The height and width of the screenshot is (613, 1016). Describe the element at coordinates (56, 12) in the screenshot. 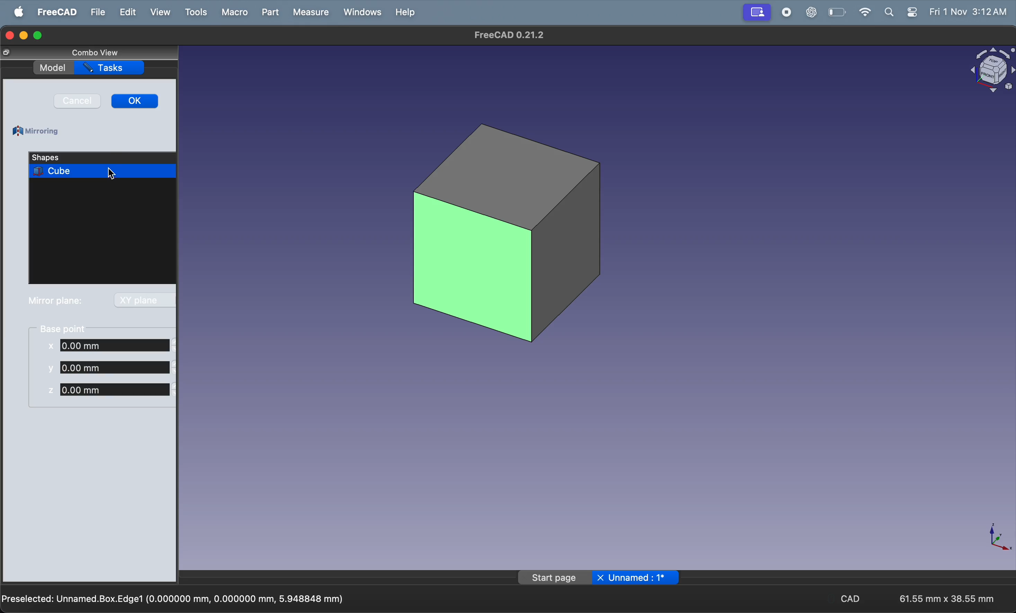

I see `freecad` at that location.